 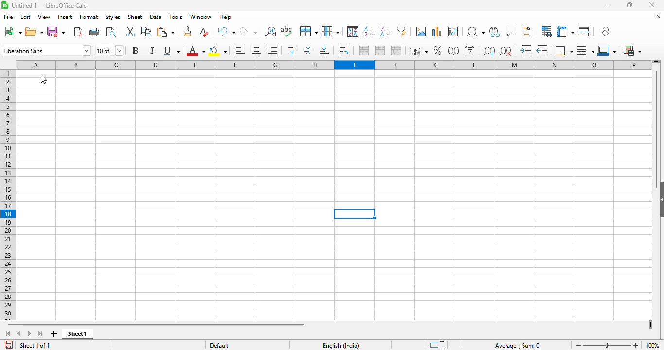 What do you see at coordinates (77, 334) in the screenshot?
I see `sheet1` at bounding box center [77, 334].